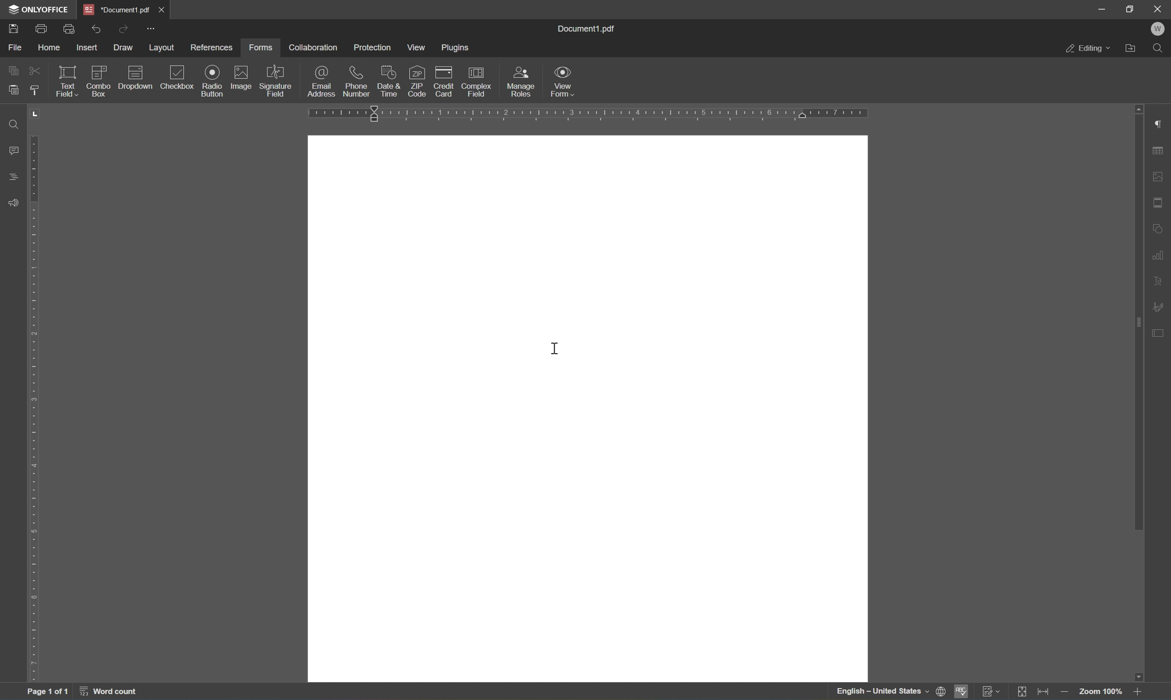 The width and height of the screenshot is (1171, 700). What do you see at coordinates (1086, 49) in the screenshot?
I see `editing` at bounding box center [1086, 49].